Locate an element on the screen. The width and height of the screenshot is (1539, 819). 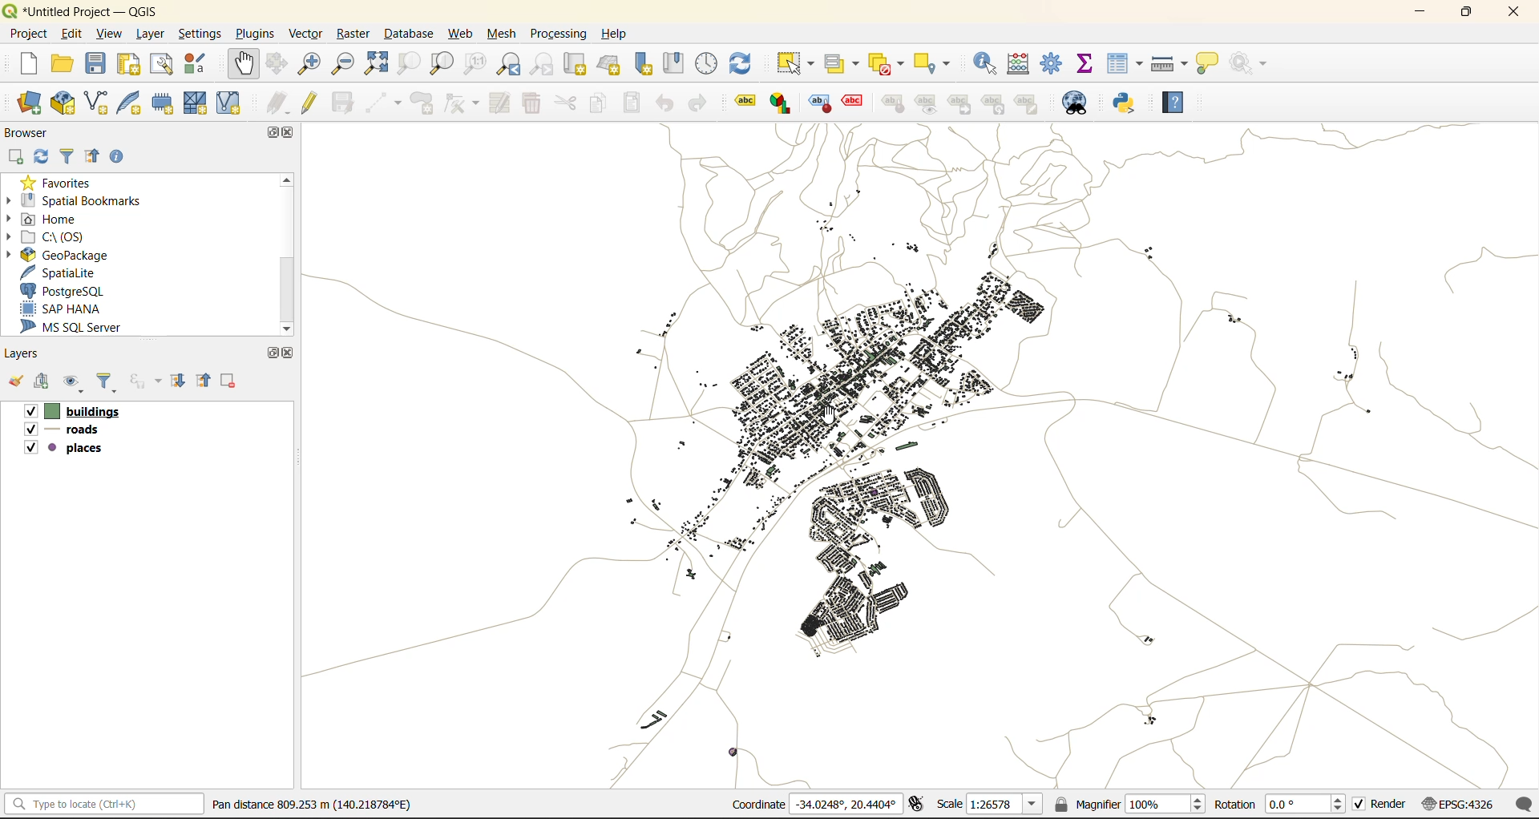
new map view is located at coordinates (580, 65).